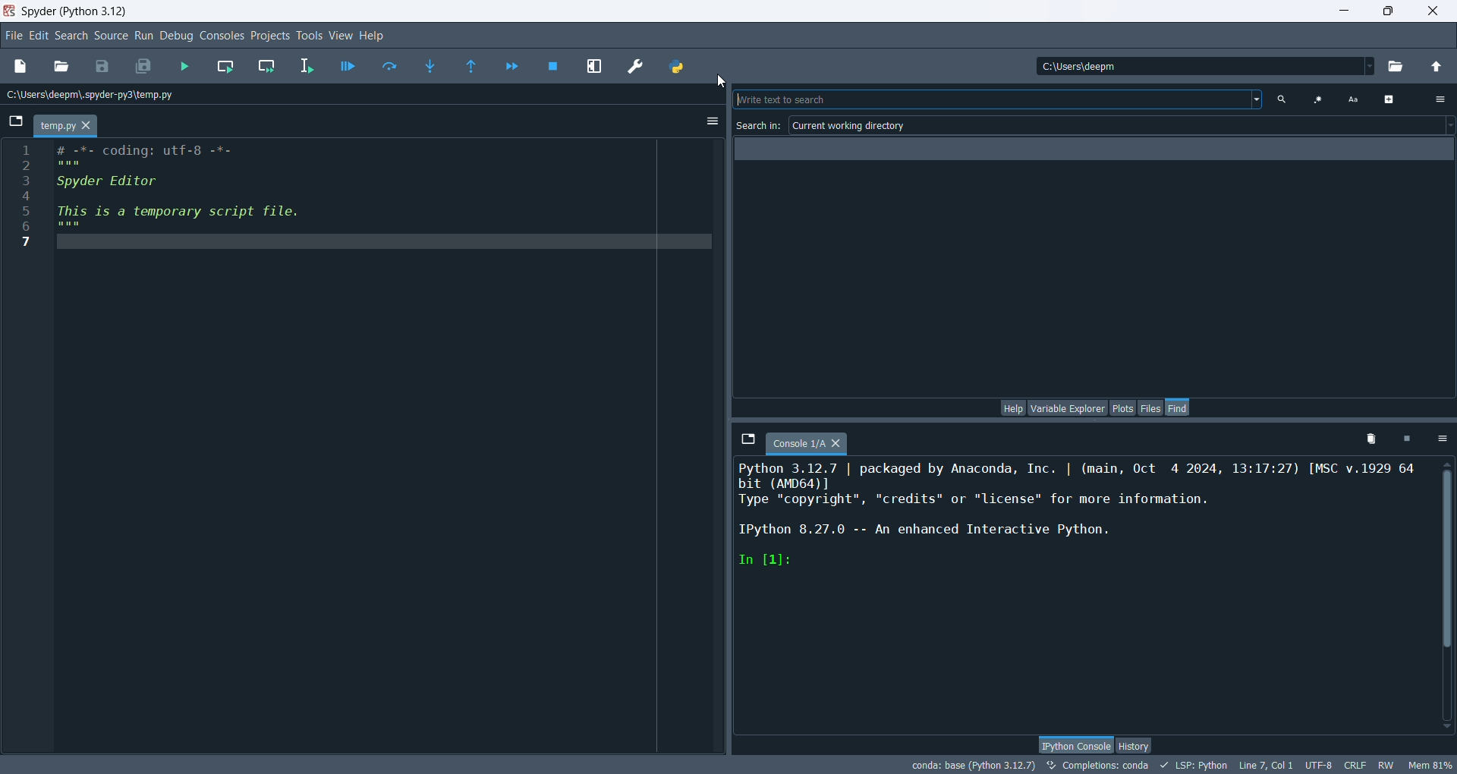  I want to click on options, so click(1443, 438).